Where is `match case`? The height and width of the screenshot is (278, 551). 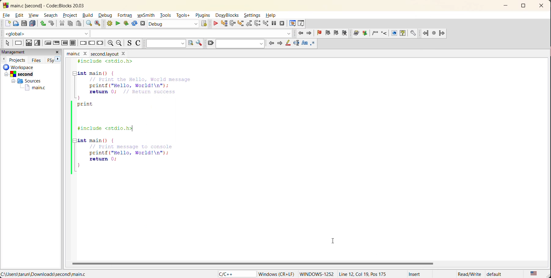 match case is located at coordinates (304, 43).